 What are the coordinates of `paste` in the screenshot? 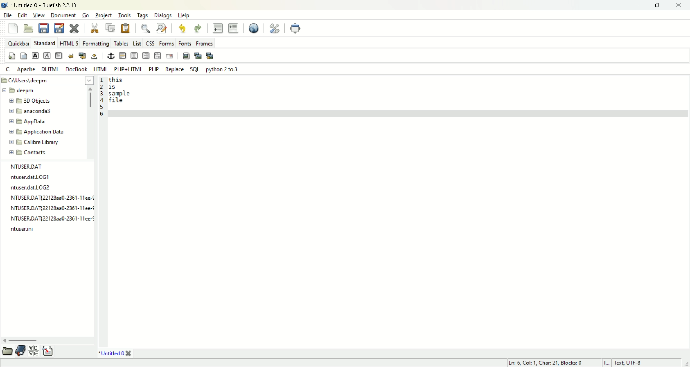 It's located at (126, 28).